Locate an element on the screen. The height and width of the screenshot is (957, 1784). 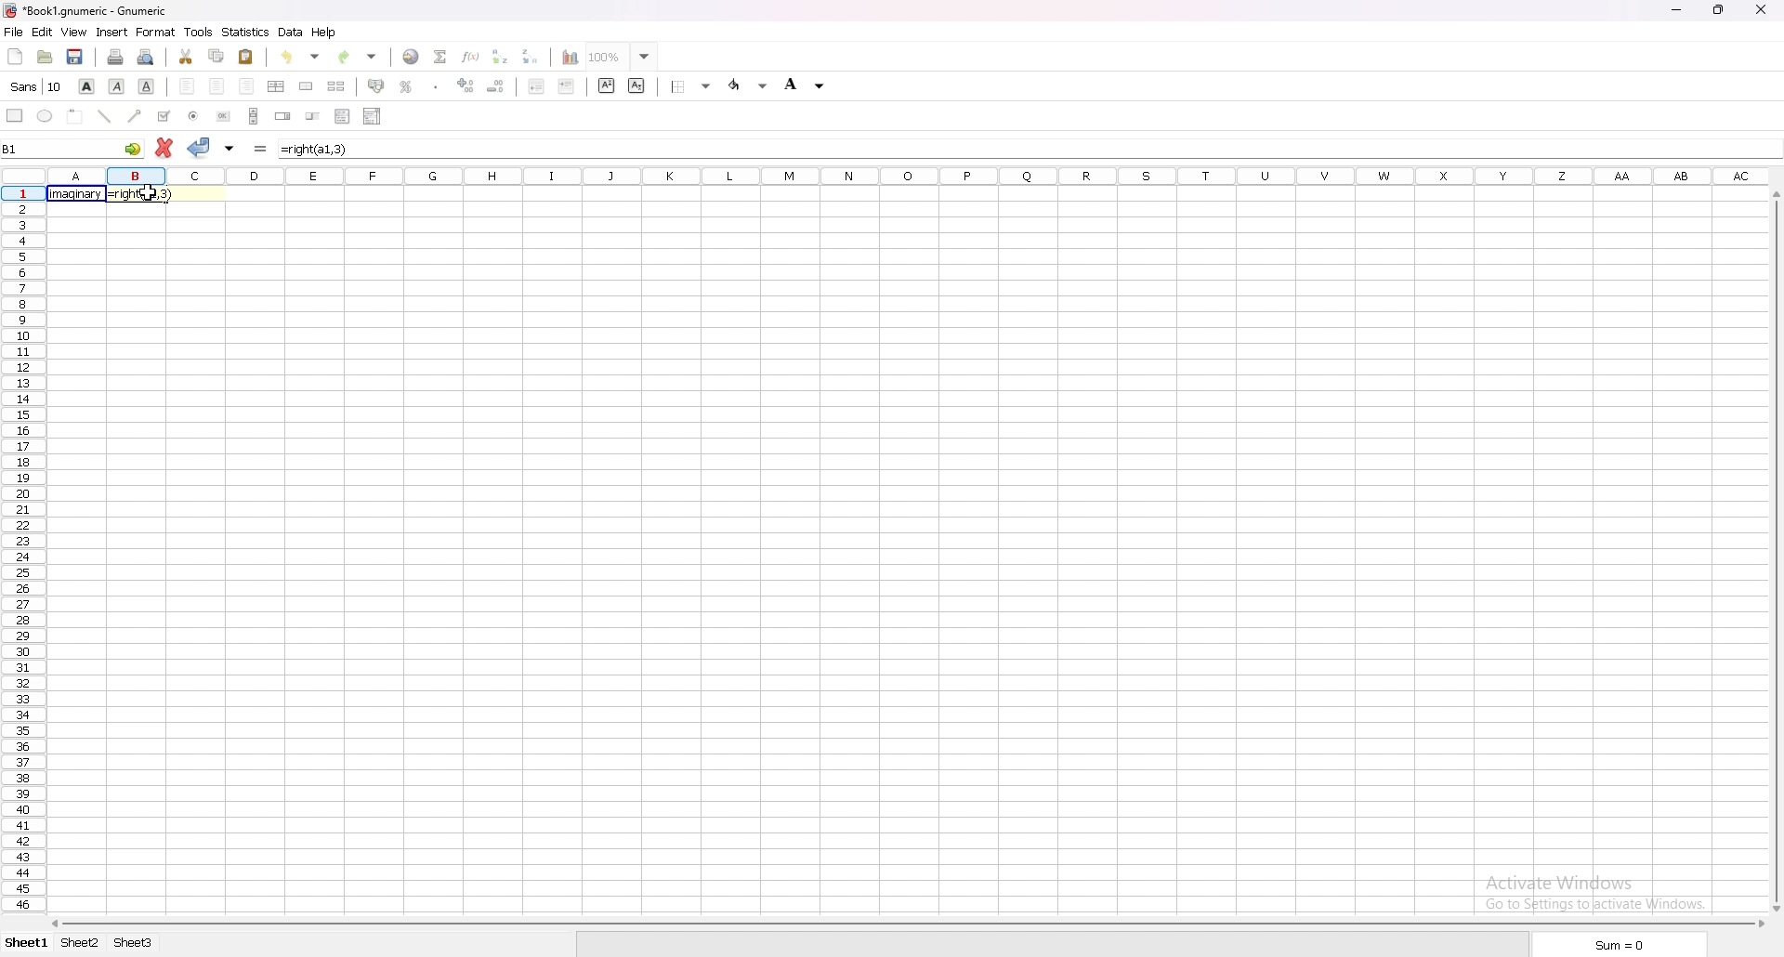
close is located at coordinates (1761, 8).